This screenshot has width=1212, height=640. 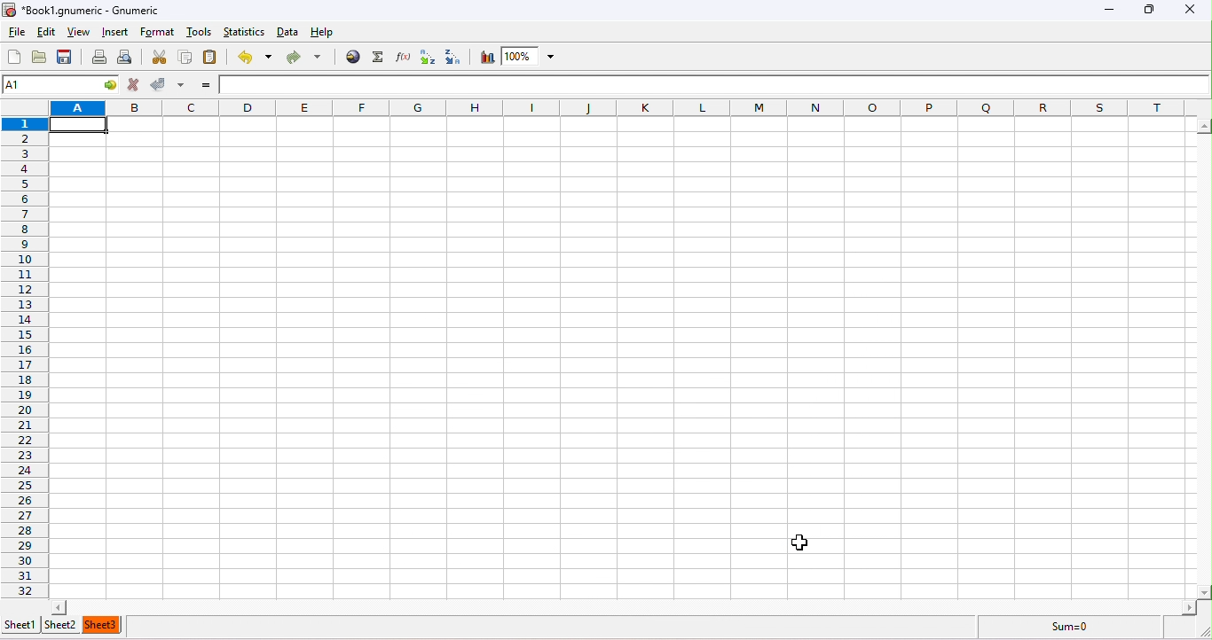 What do you see at coordinates (112, 85) in the screenshot?
I see `go to` at bounding box center [112, 85].